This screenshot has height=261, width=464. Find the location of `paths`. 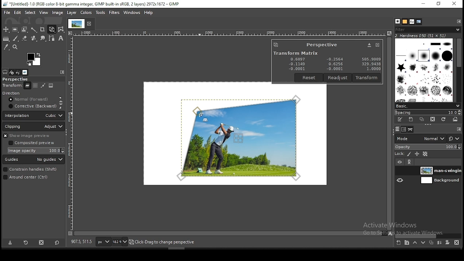

paths is located at coordinates (411, 130).